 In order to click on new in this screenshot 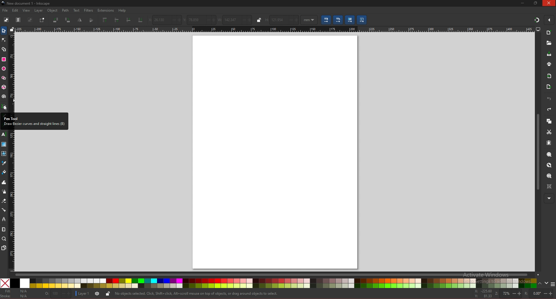, I will do `click(549, 33)`.